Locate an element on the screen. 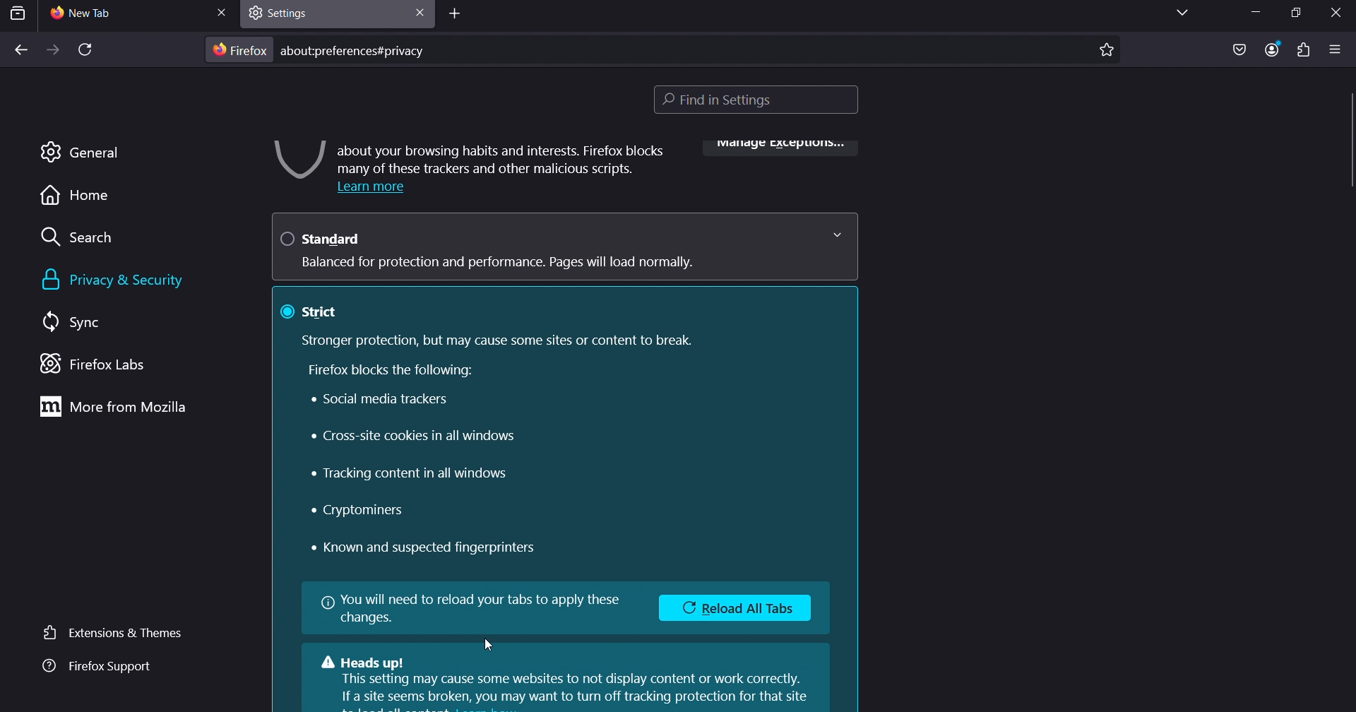 The image size is (1356, 712). list all tabs is located at coordinates (1177, 13).